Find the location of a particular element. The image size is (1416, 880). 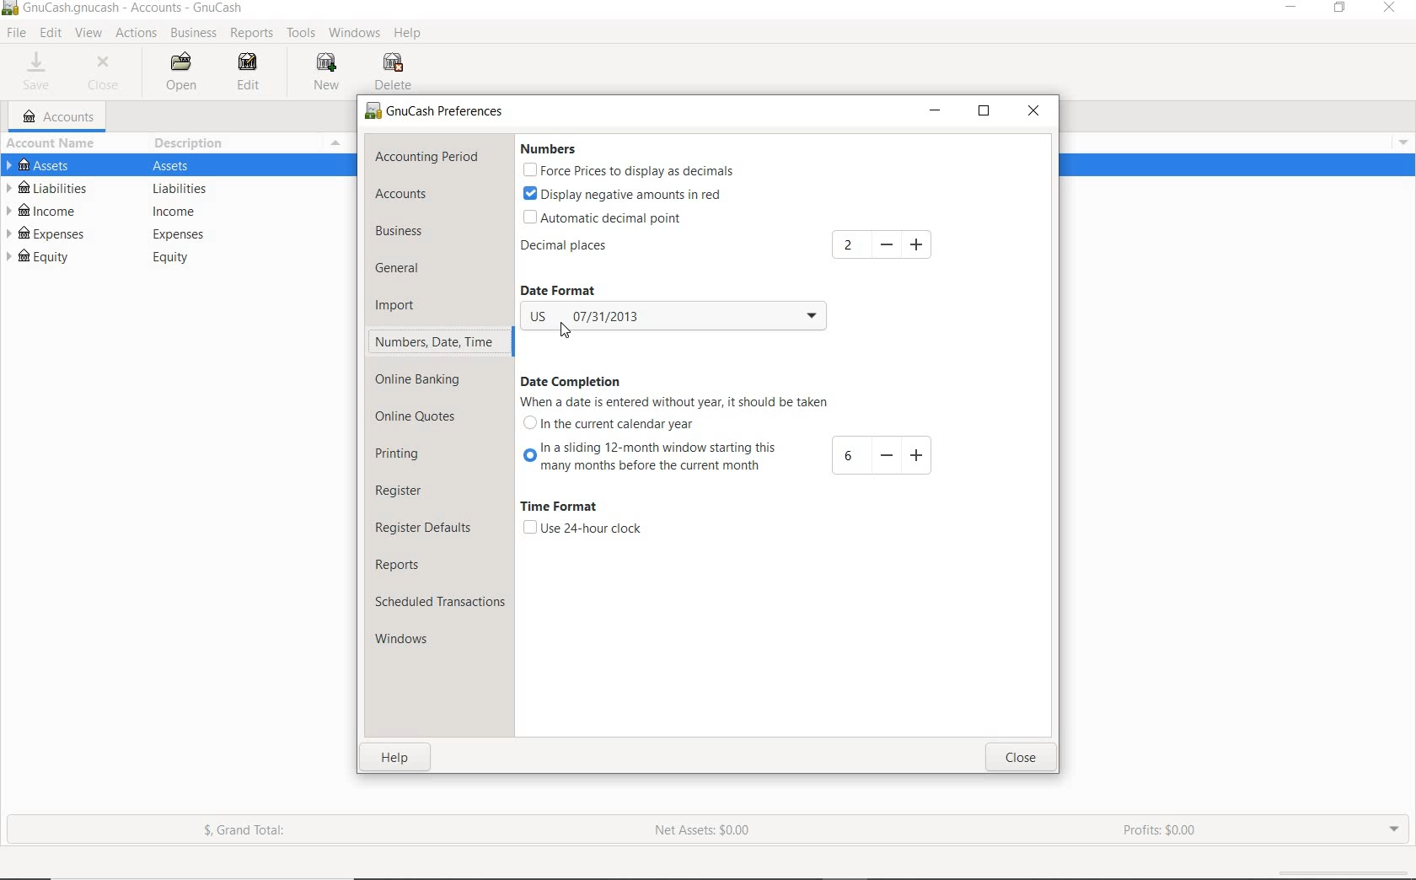

general is located at coordinates (408, 270).